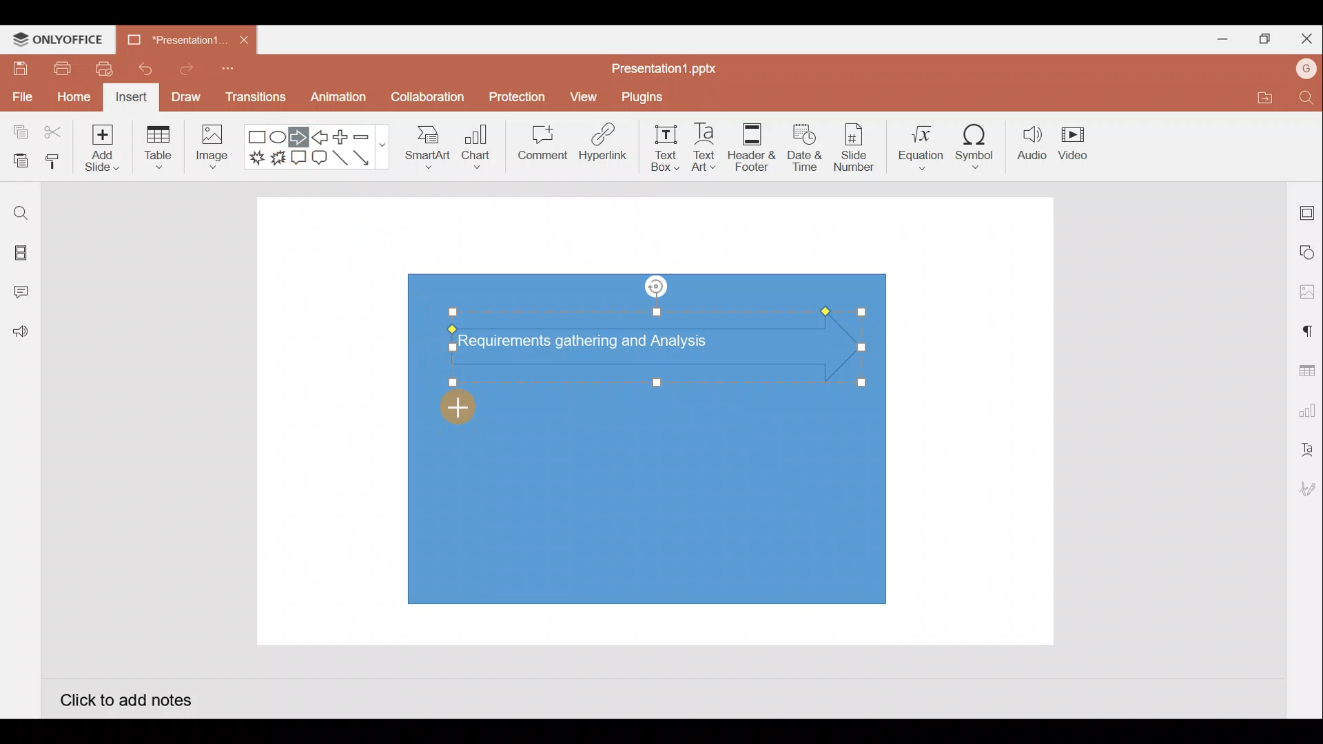  Describe the element at coordinates (54, 133) in the screenshot. I see `Cut` at that location.